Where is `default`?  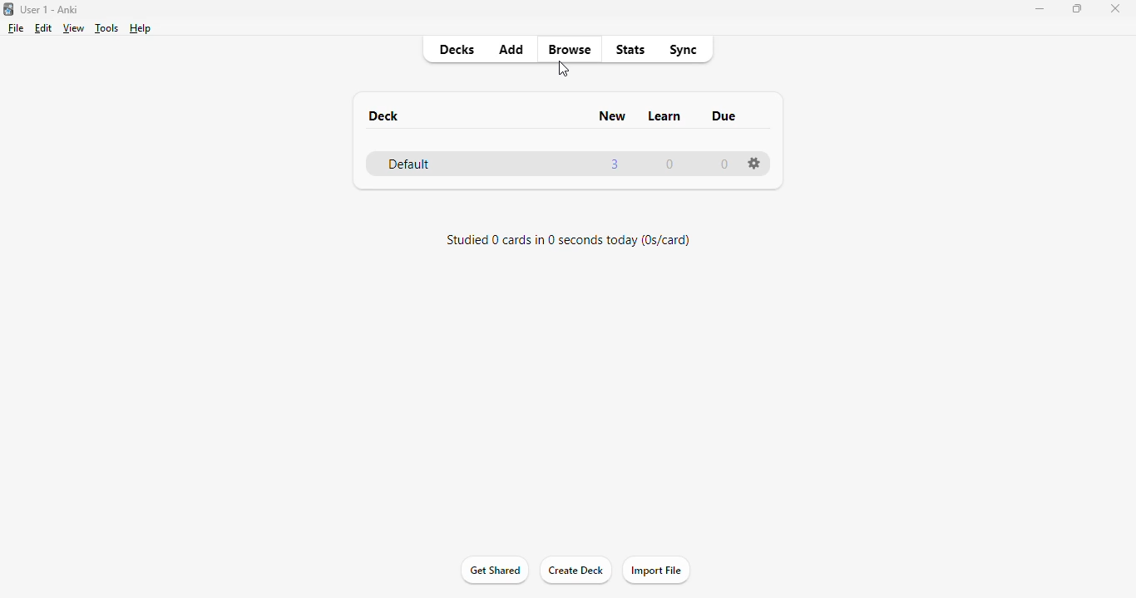 default is located at coordinates (409, 164).